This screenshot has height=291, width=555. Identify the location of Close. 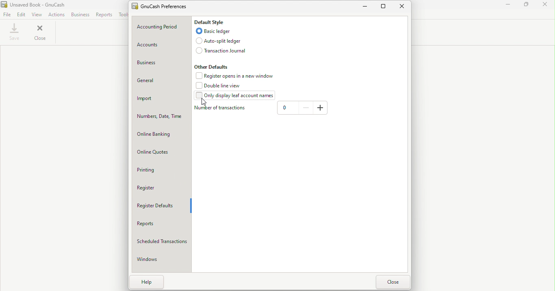
(547, 6).